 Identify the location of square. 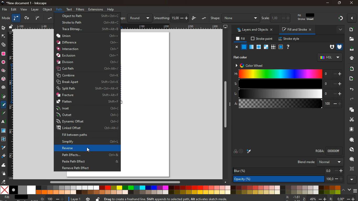
(281, 47).